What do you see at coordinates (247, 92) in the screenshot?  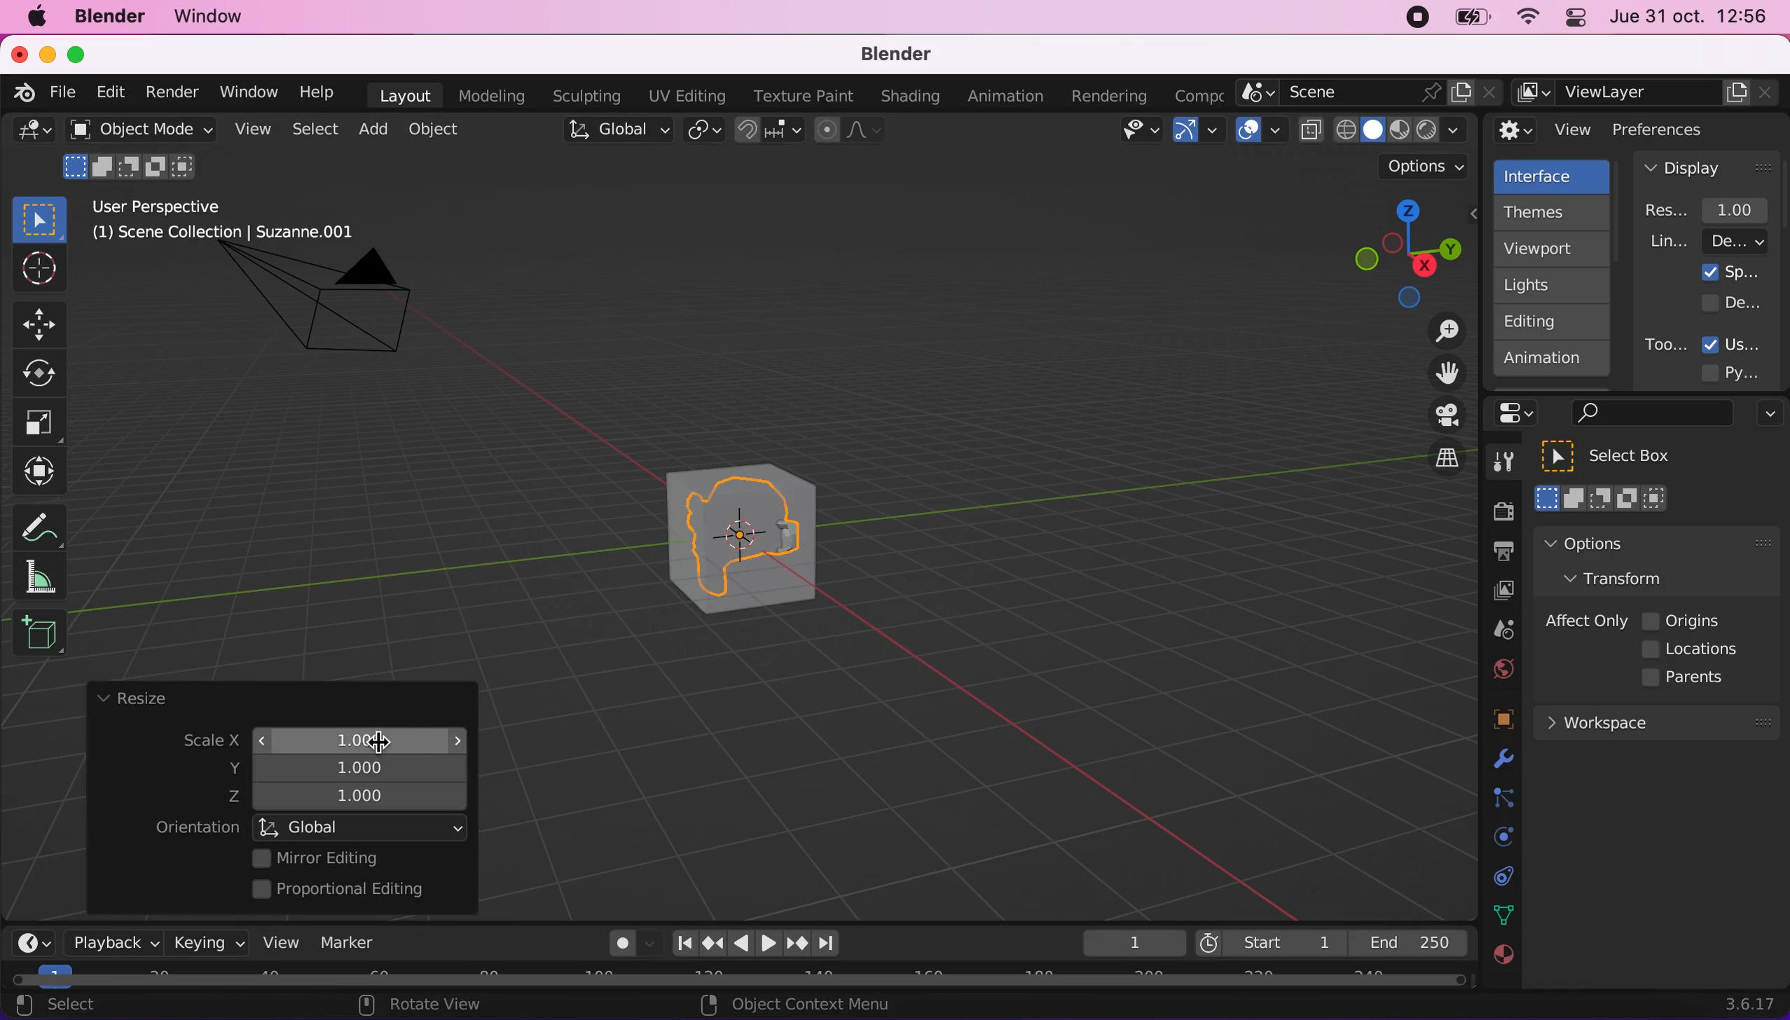 I see `window` at bounding box center [247, 92].